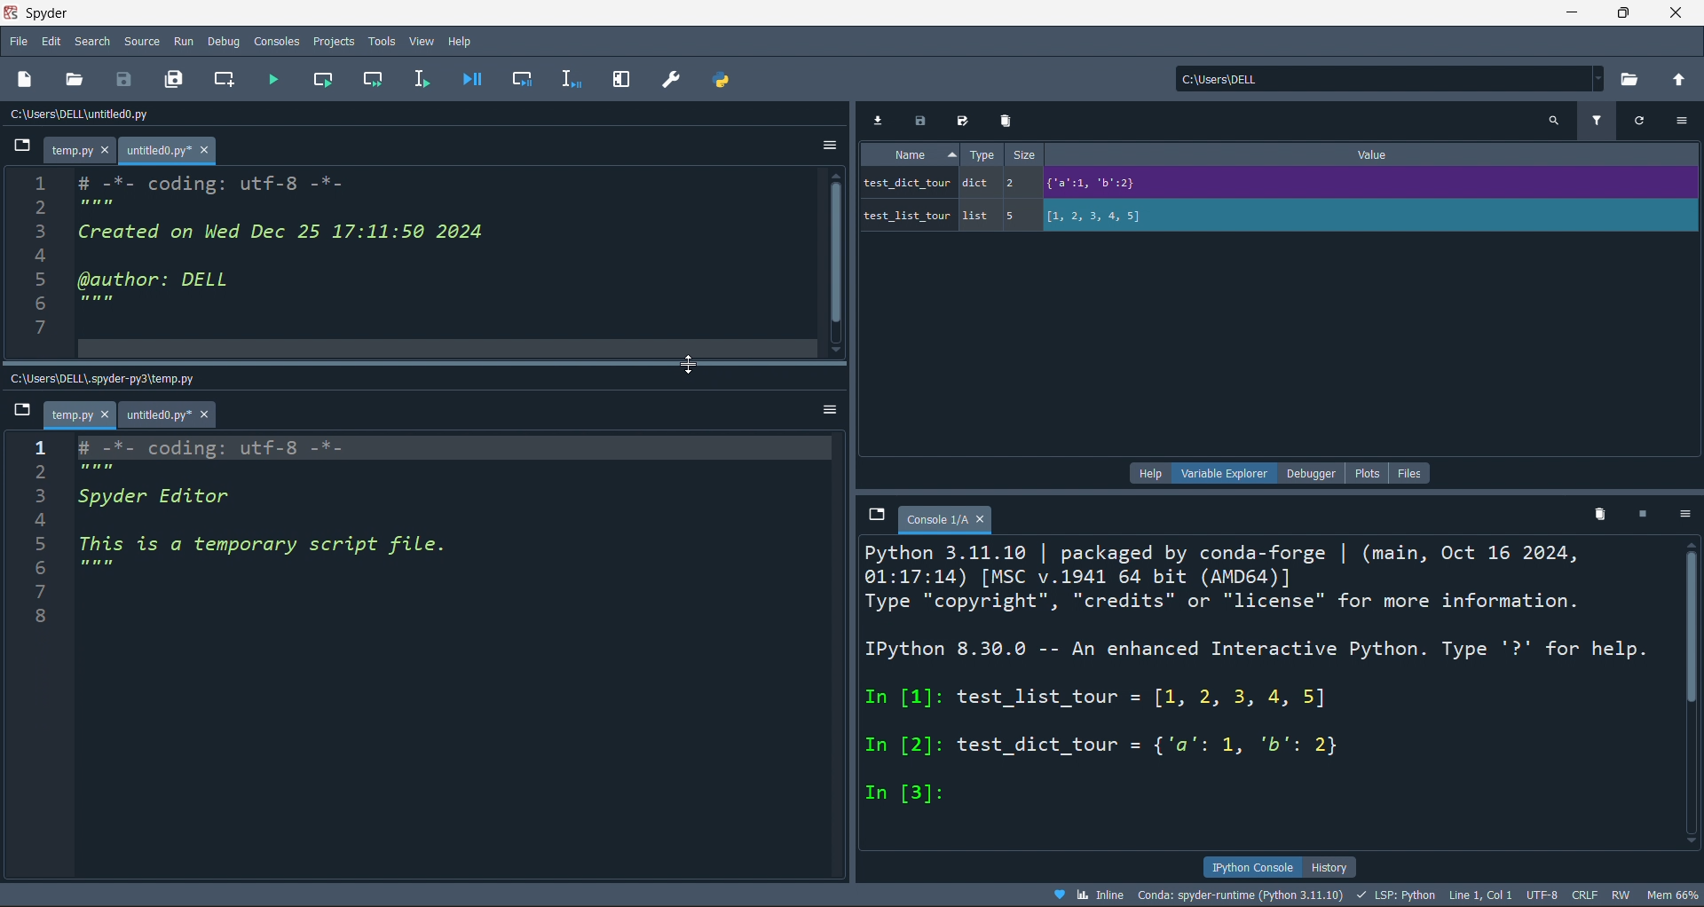 Image resolution: width=1704 pixels, height=907 pixels. What do you see at coordinates (1505, 895) in the screenshot?
I see `Line 1, Col 1  UTF-8` at bounding box center [1505, 895].